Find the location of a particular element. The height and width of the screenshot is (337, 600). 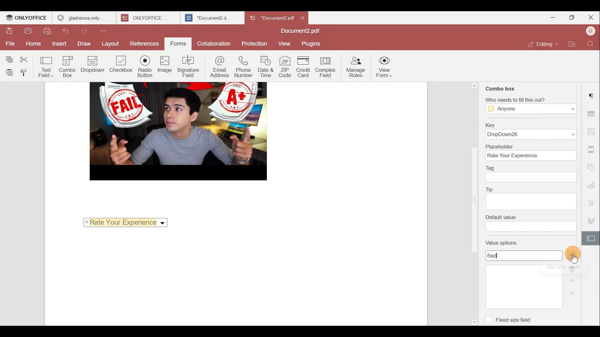

Text Art settings is located at coordinates (592, 202).